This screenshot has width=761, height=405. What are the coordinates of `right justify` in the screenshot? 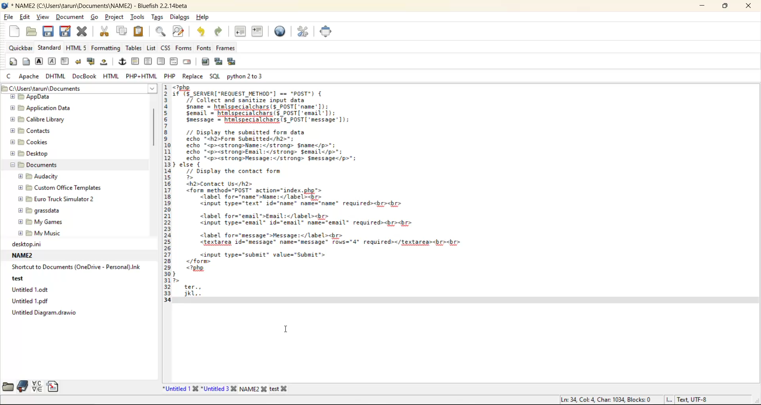 It's located at (161, 61).